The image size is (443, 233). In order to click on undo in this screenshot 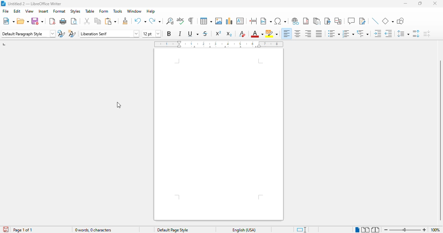, I will do `click(140, 21)`.